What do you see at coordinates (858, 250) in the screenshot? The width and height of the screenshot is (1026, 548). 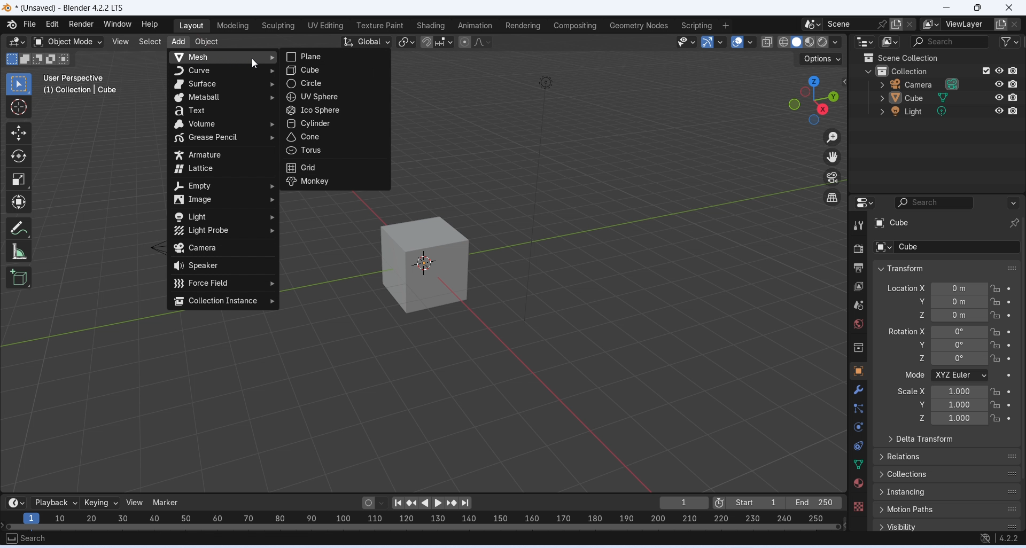 I see `render` at bounding box center [858, 250].